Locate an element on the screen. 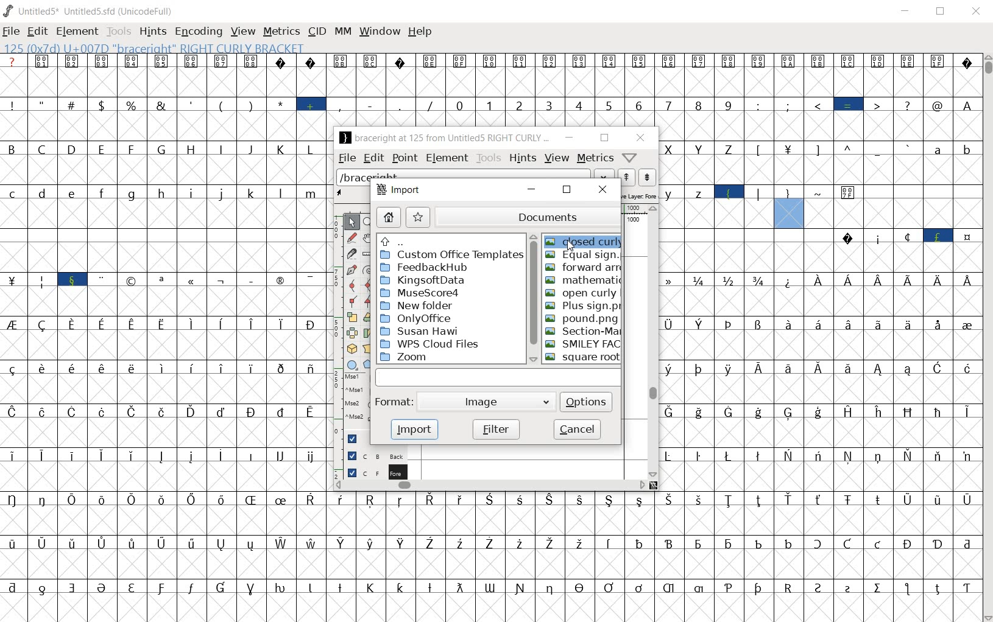 The image size is (993, 622). Add a corner point is located at coordinates (367, 301).